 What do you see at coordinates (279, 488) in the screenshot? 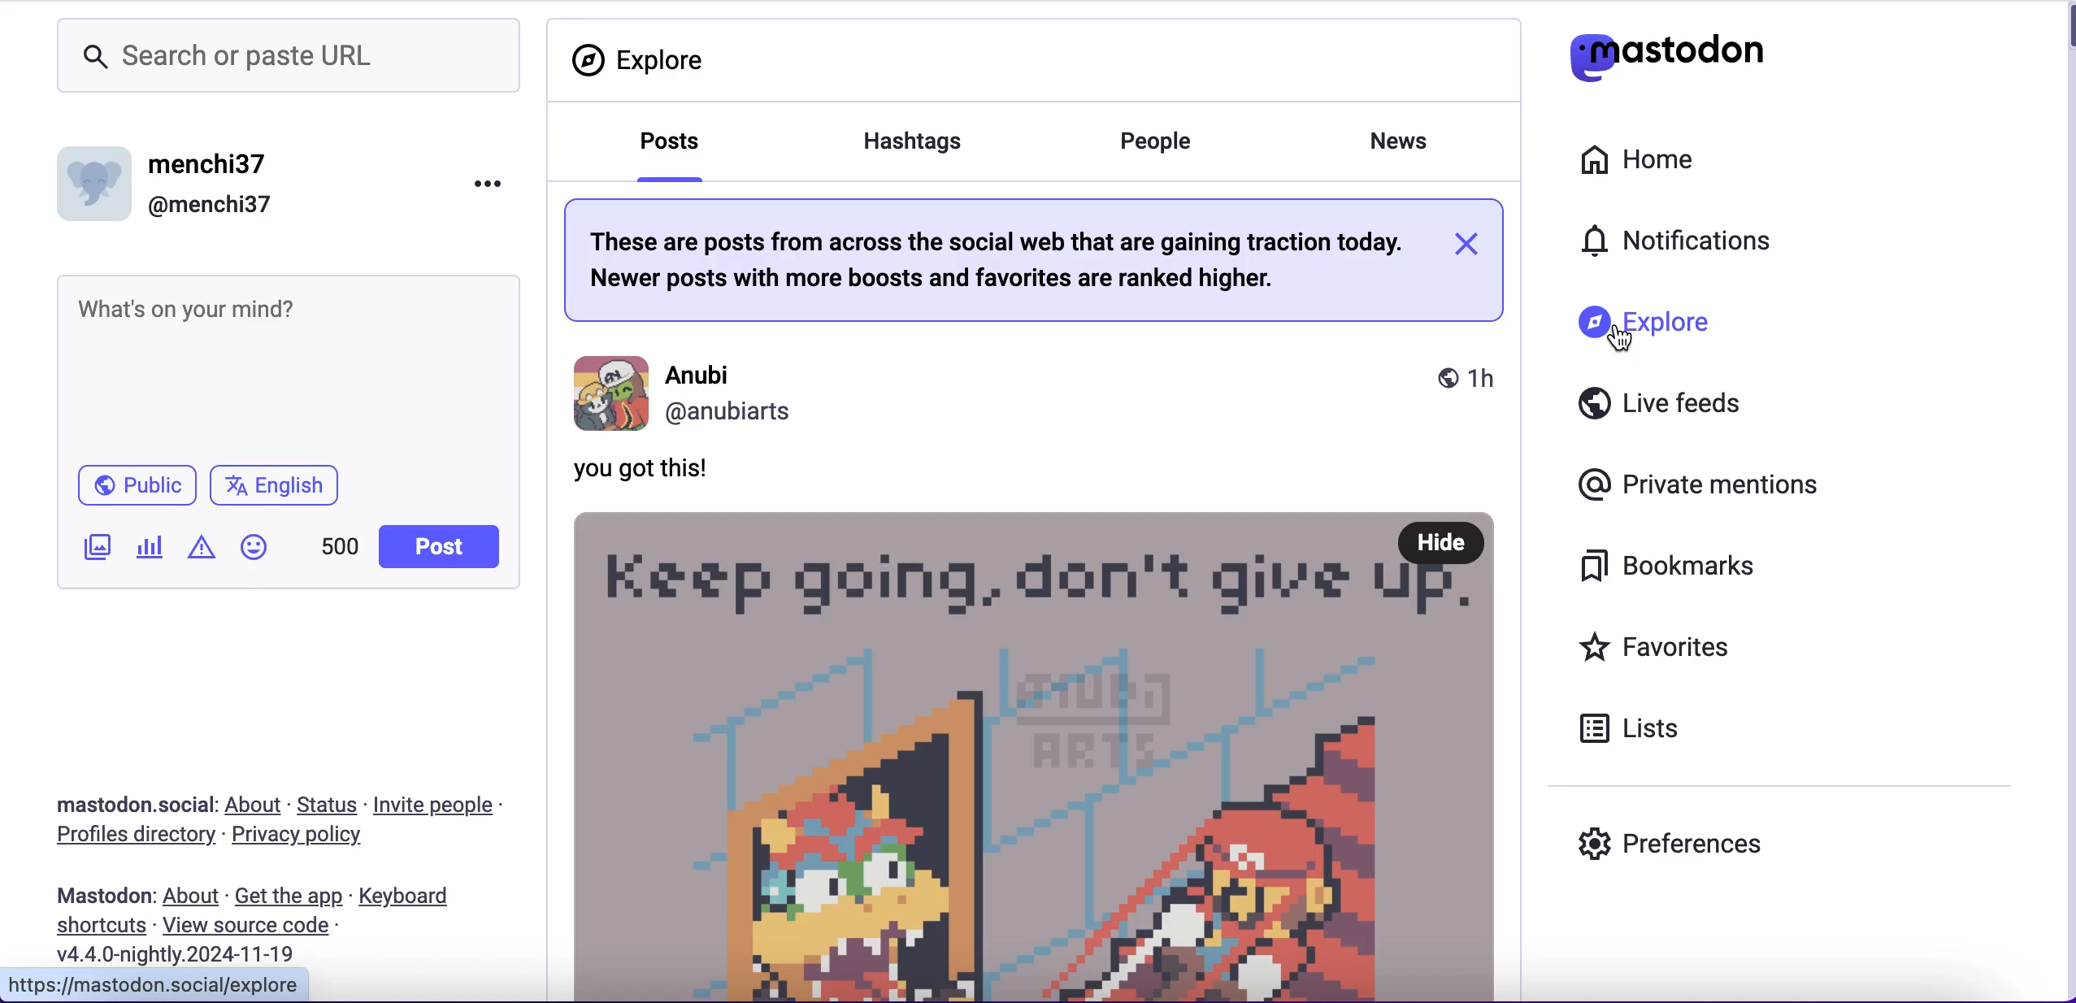
I see `english` at bounding box center [279, 488].